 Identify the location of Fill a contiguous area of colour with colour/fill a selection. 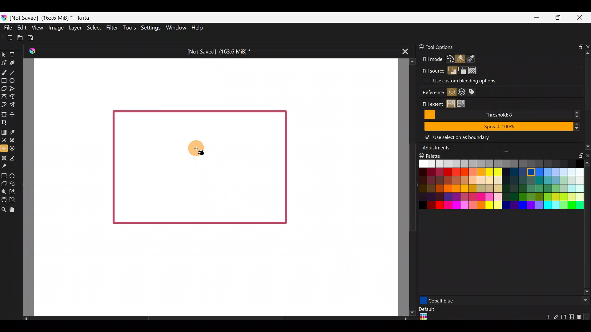
(4, 148).